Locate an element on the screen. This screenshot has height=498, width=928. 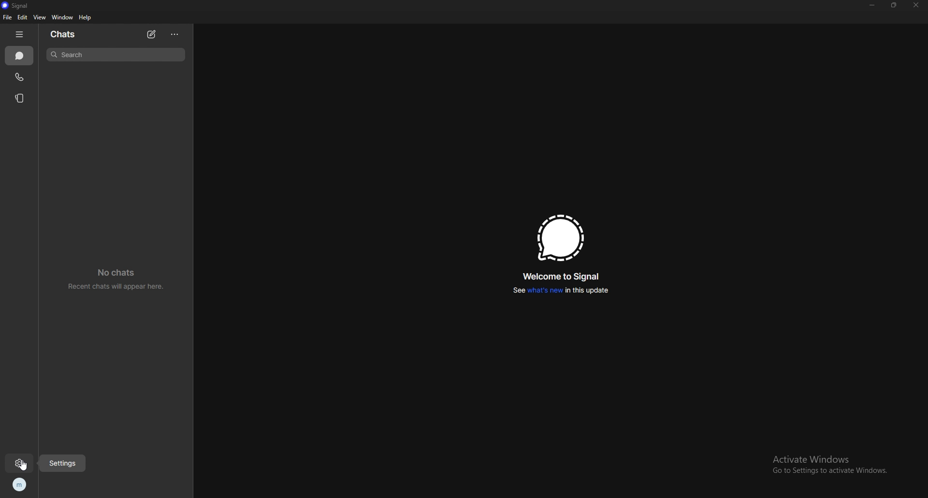
help is located at coordinates (85, 17).